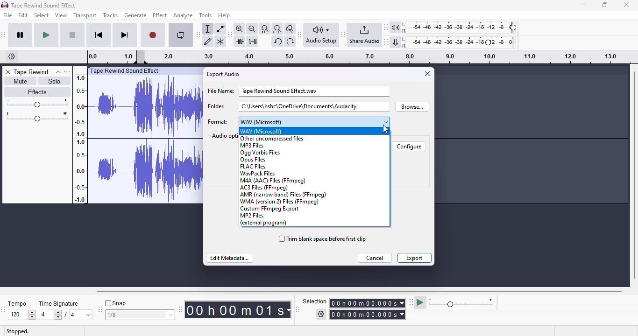 The height and width of the screenshot is (336, 638). I want to click on audacity edit toolbar, so click(230, 35).